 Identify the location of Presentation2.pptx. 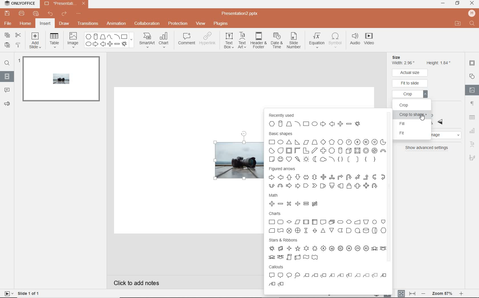
(64, 4).